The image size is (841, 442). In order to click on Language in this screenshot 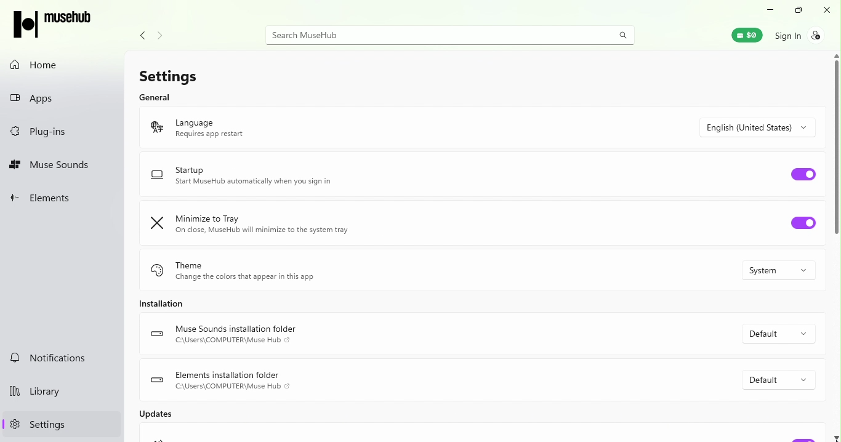, I will do `click(210, 126)`.